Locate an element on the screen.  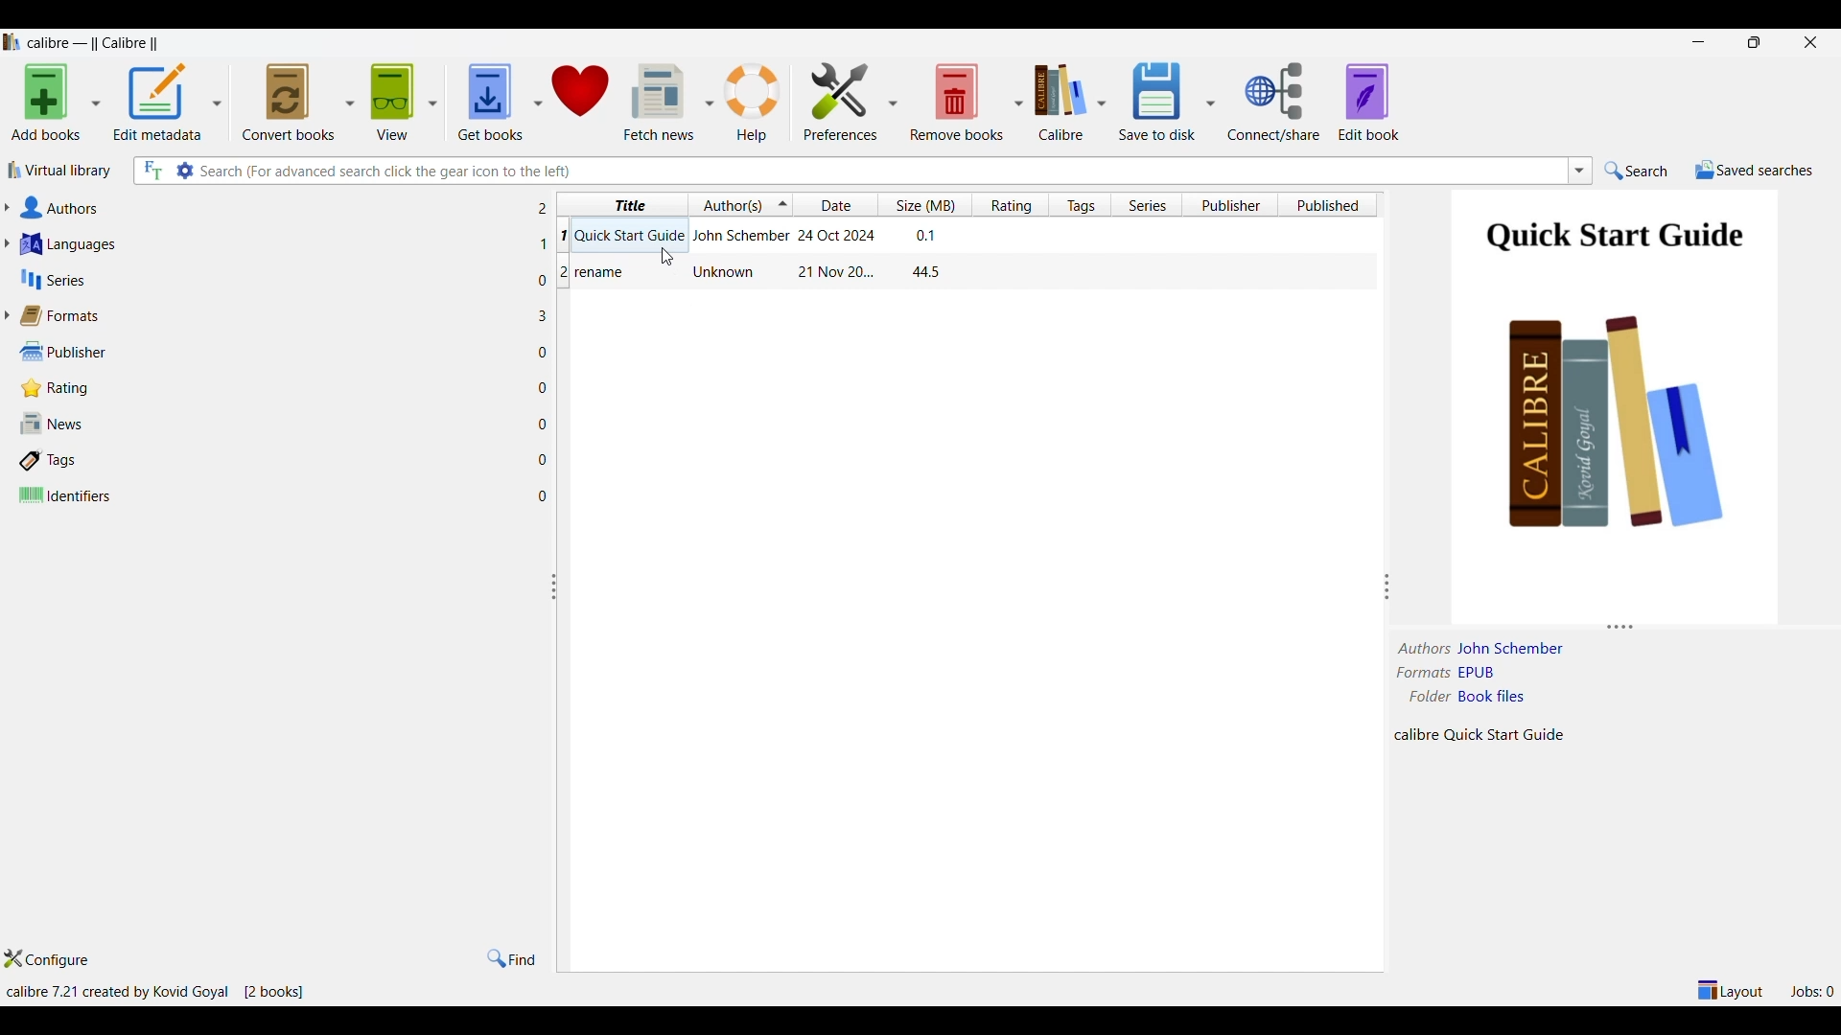
folder is located at coordinates (1430, 696).